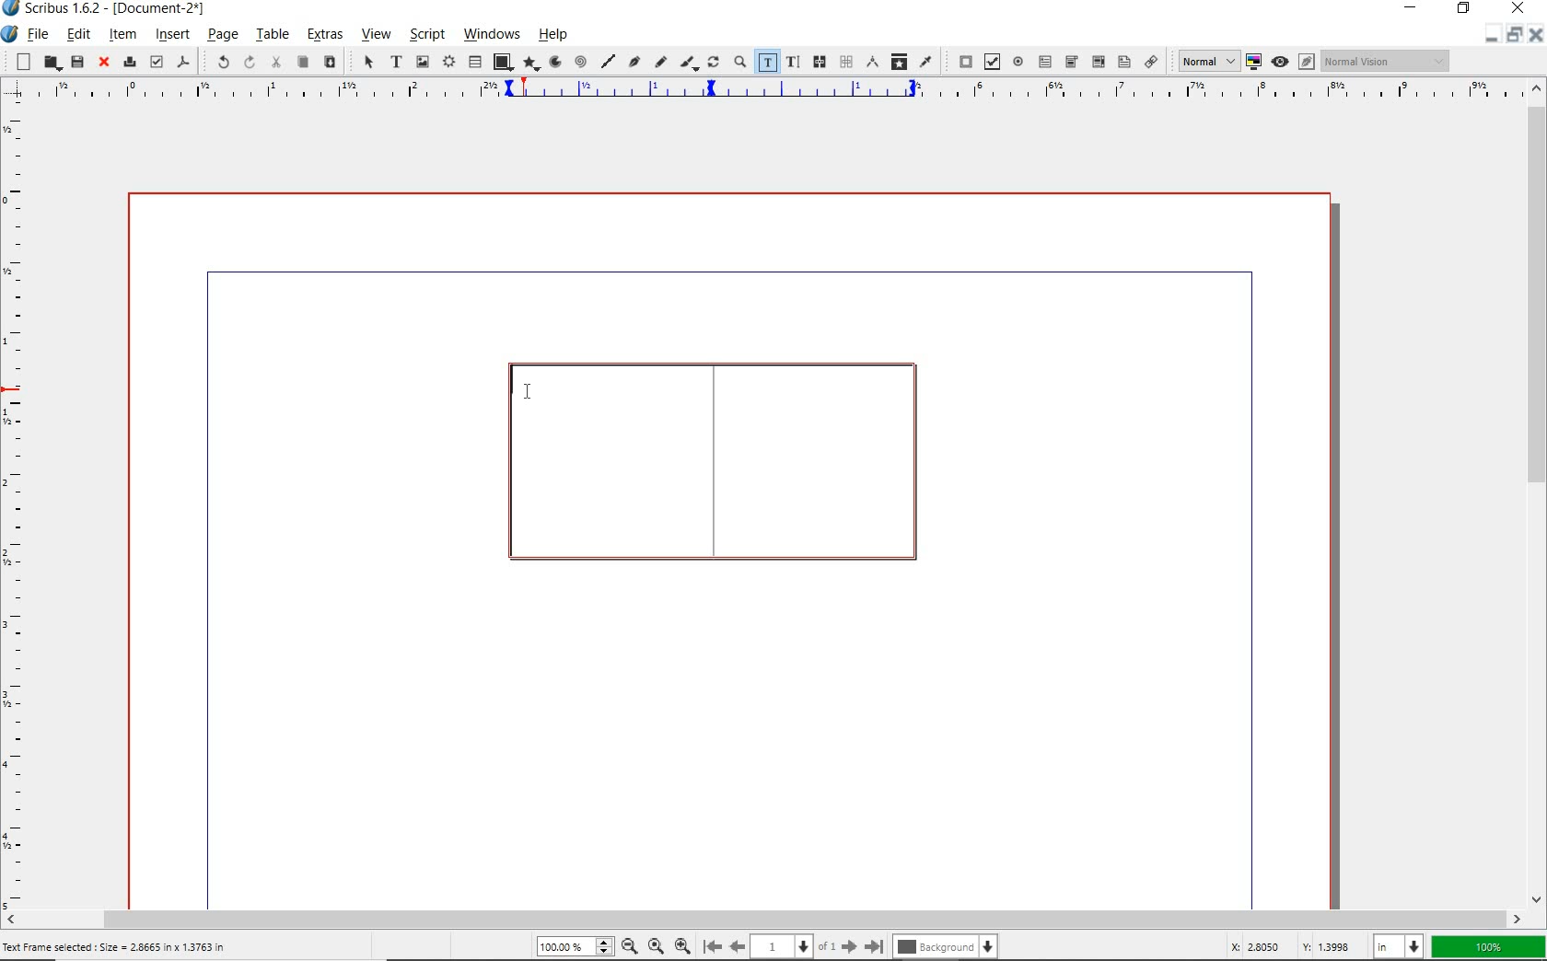  I want to click on spiral, so click(580, 61).